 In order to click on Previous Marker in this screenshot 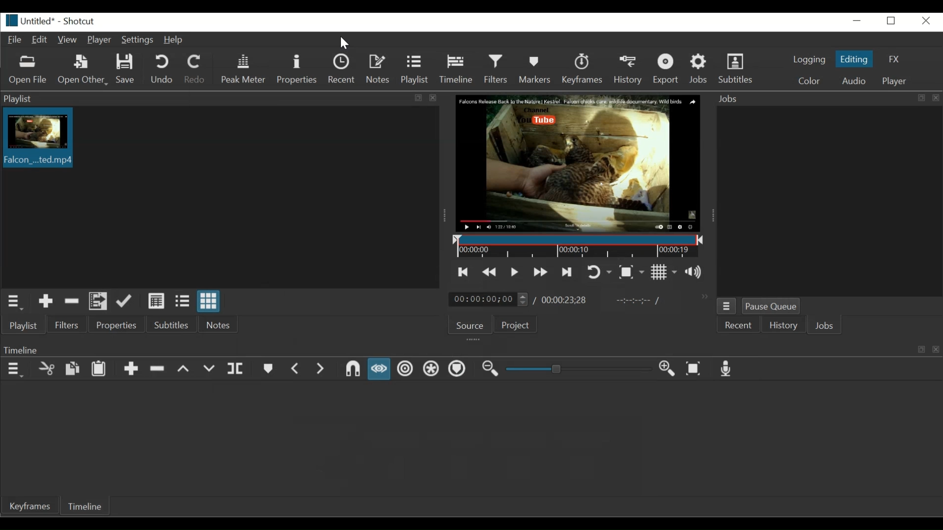, I will do `click(296, 369)`.